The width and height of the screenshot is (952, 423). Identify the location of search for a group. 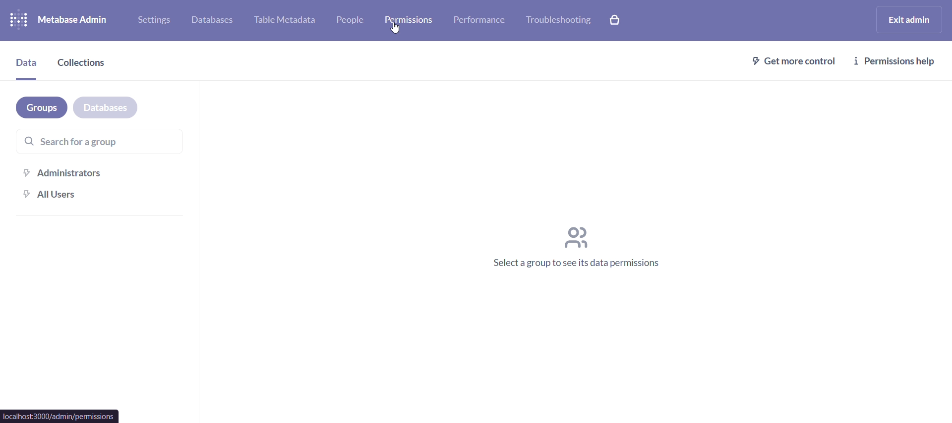
(98, 140).